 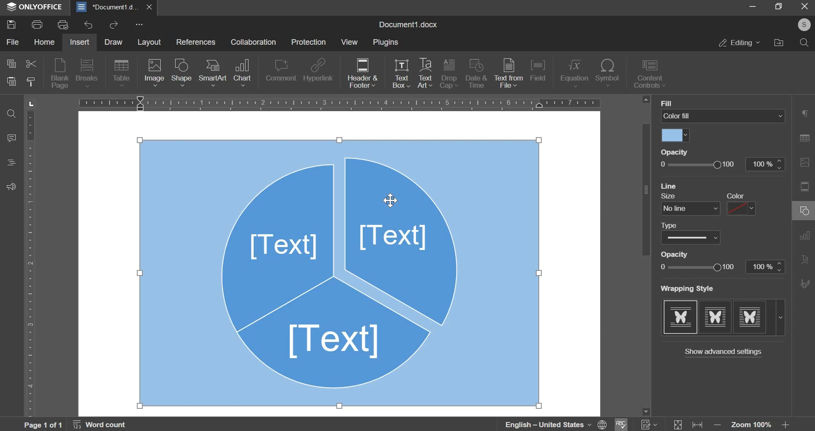 What do you see at coordinates (538, 70) in the screenshot?
I see `field` at bounding box center [538, 70].